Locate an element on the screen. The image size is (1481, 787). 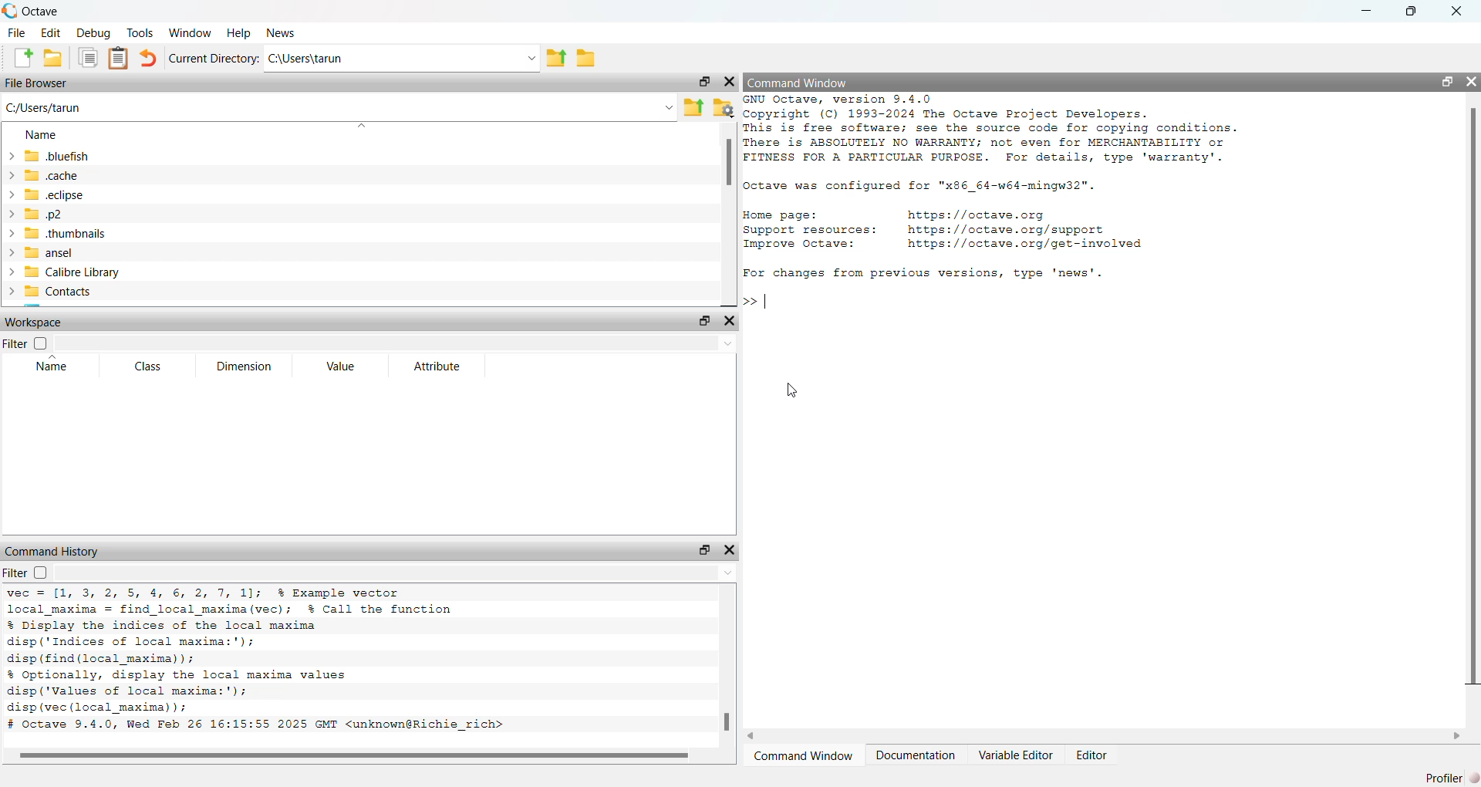
C:/Users/tarun is located at coordinates (57, 108).